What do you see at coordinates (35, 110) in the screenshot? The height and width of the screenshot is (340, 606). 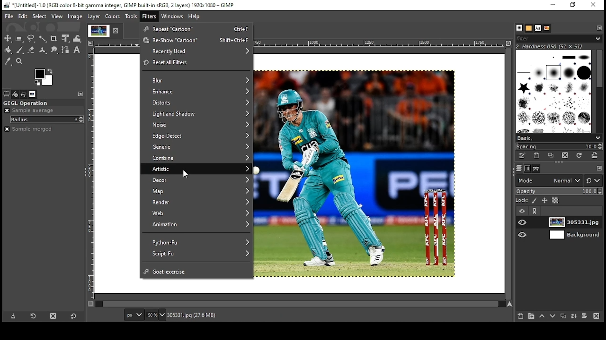 I see `sample average` at bounding box center [35, 110].